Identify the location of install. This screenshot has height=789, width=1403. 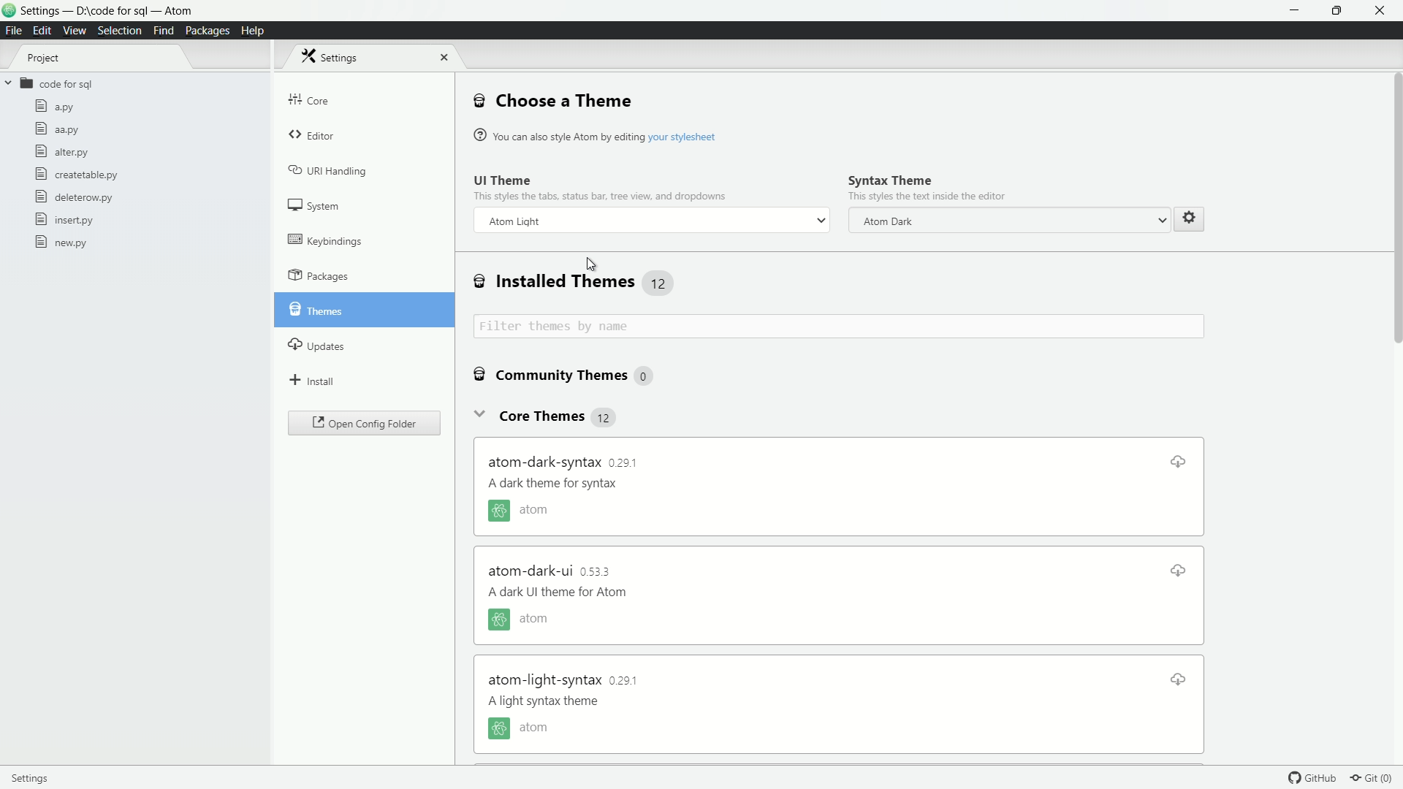
(313, 382).